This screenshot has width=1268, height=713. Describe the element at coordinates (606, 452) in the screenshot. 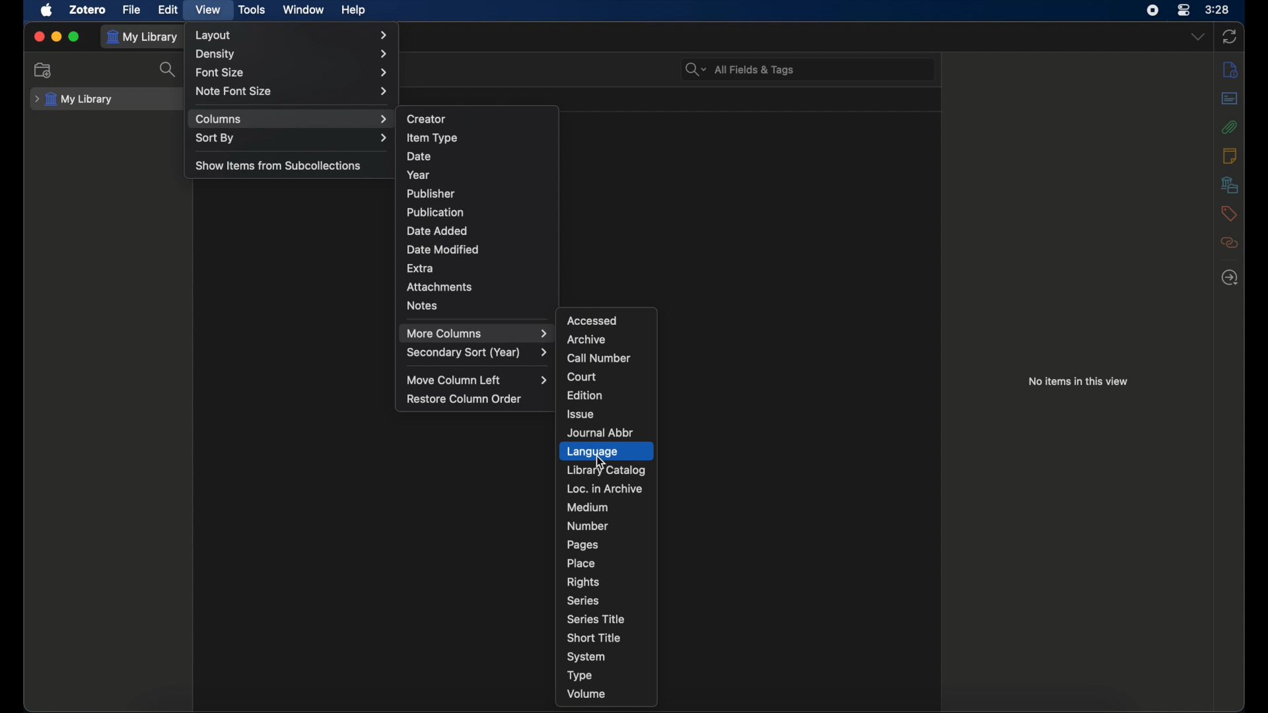

I see `language` at that location.